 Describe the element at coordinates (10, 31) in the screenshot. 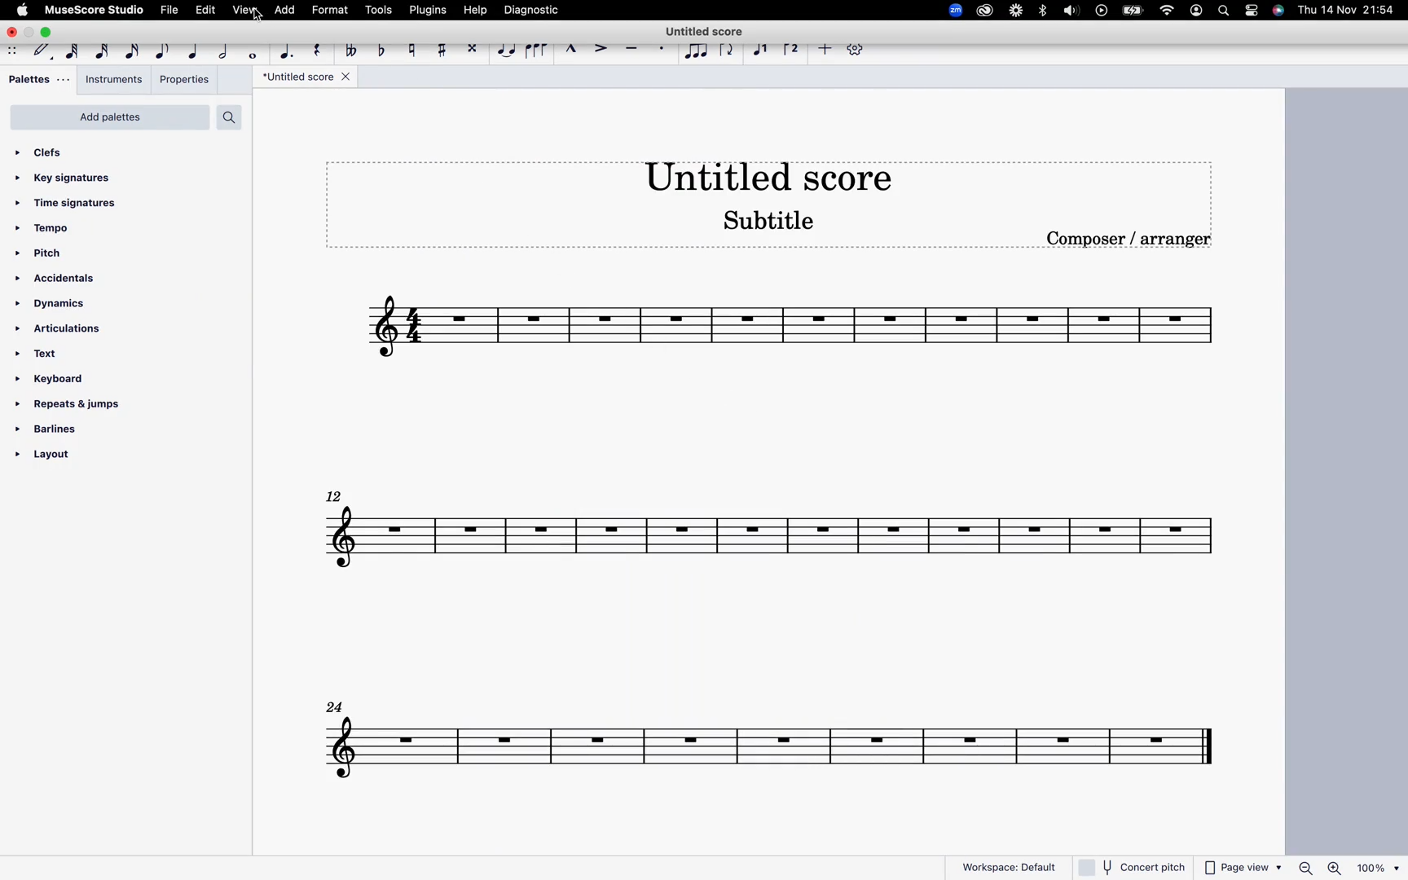

I see `close` at that location.